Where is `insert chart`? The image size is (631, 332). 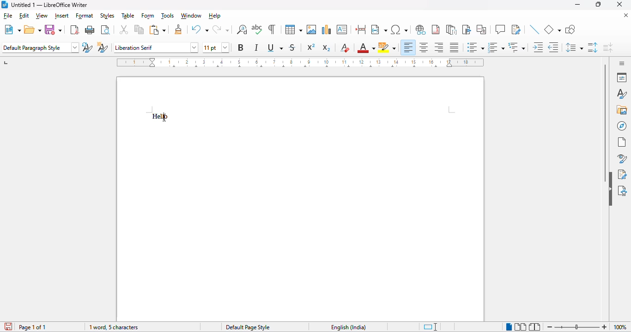
insert chart is located at coordinates (327, 30).